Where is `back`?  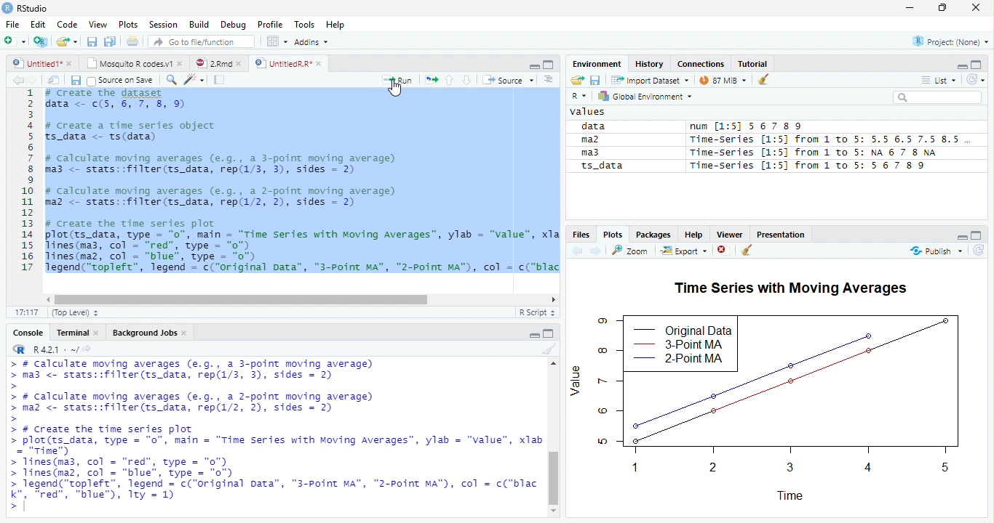
back is located at coordinates (17, 80).